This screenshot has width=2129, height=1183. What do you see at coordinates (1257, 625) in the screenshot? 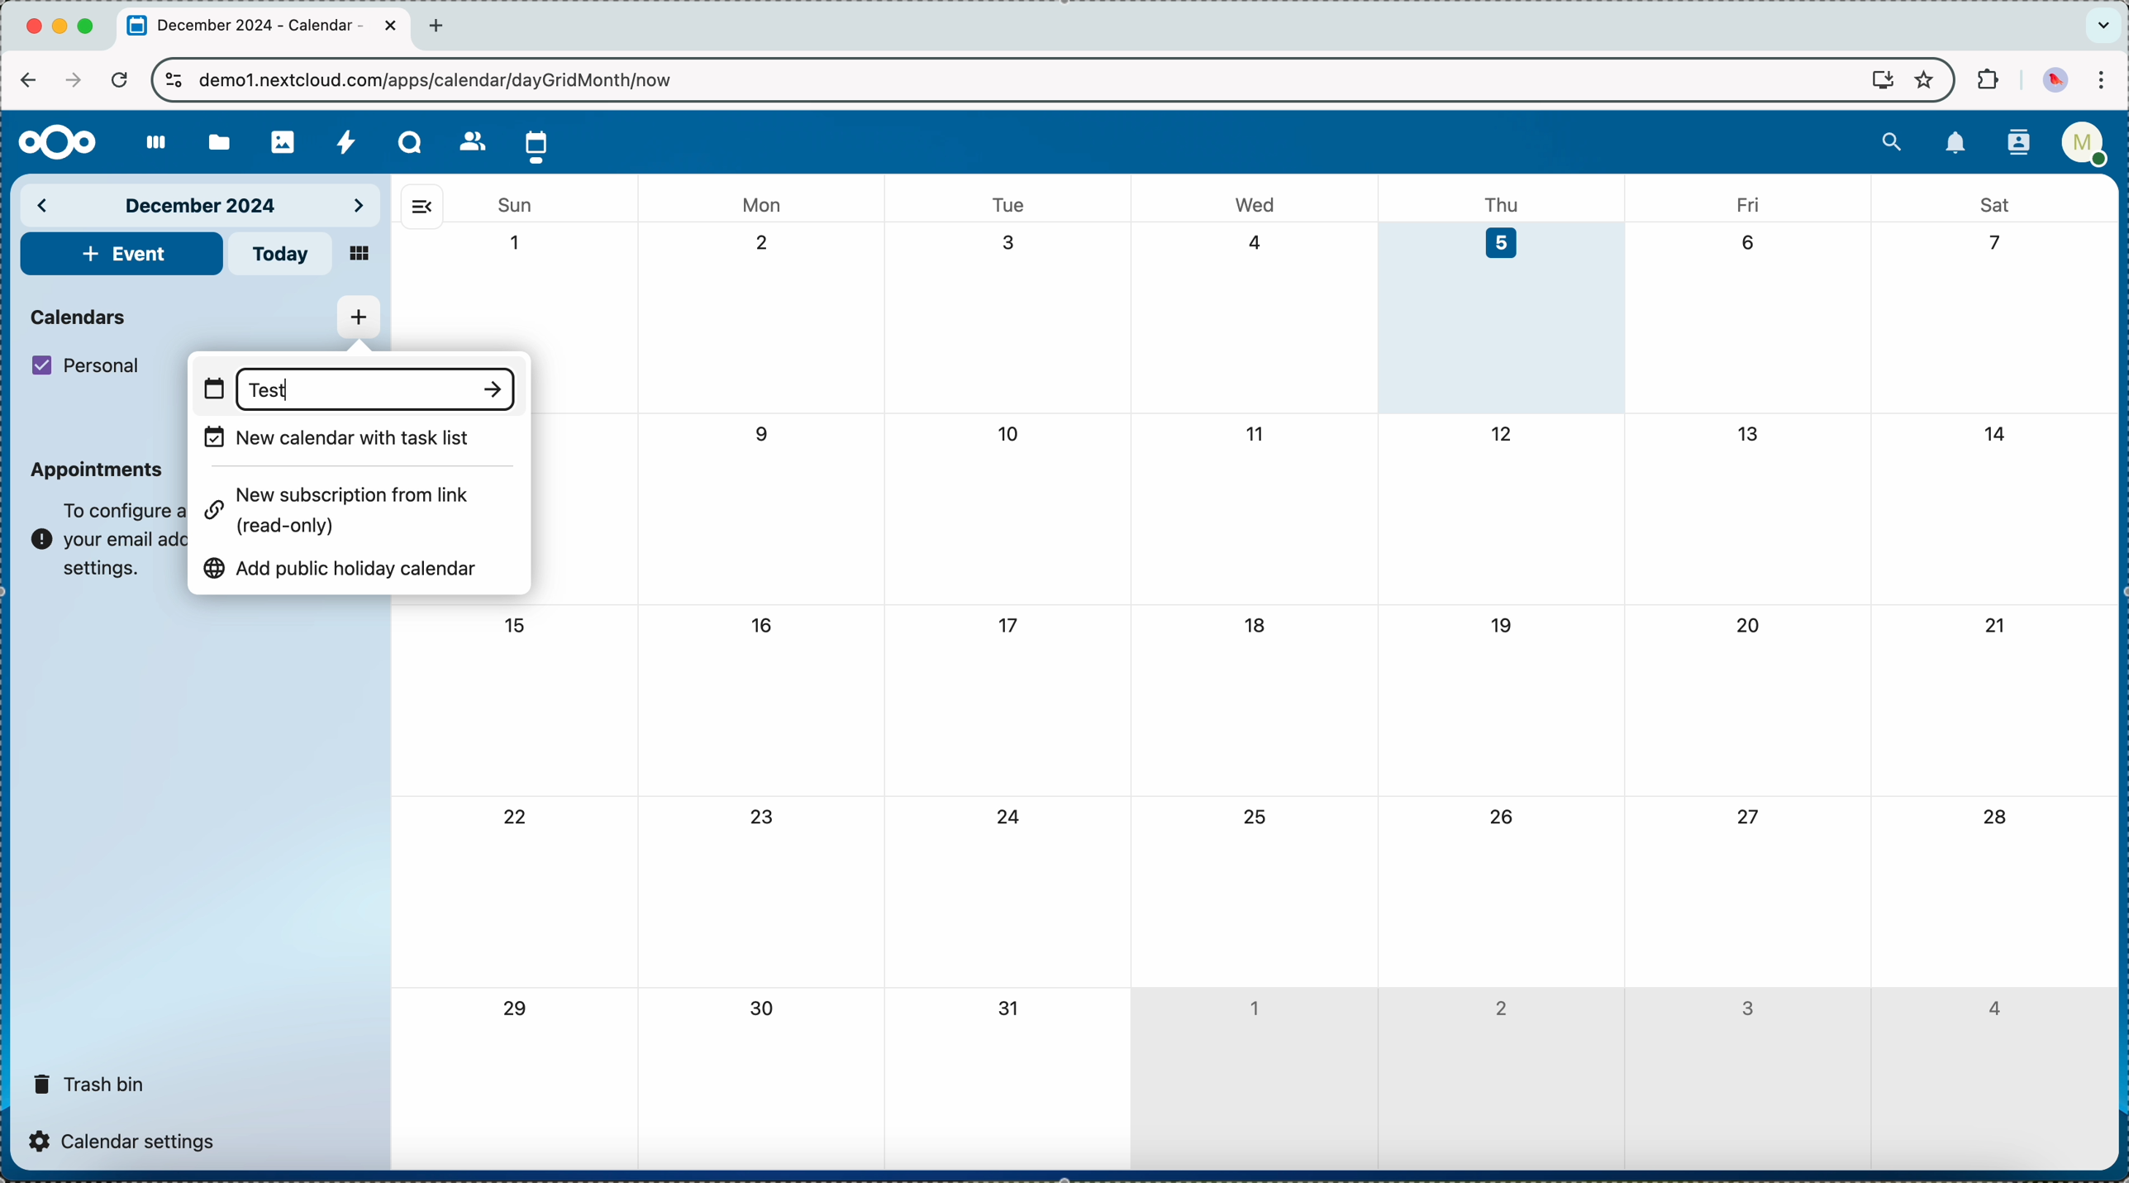
I see `18` at bounding box center [1257, 625].